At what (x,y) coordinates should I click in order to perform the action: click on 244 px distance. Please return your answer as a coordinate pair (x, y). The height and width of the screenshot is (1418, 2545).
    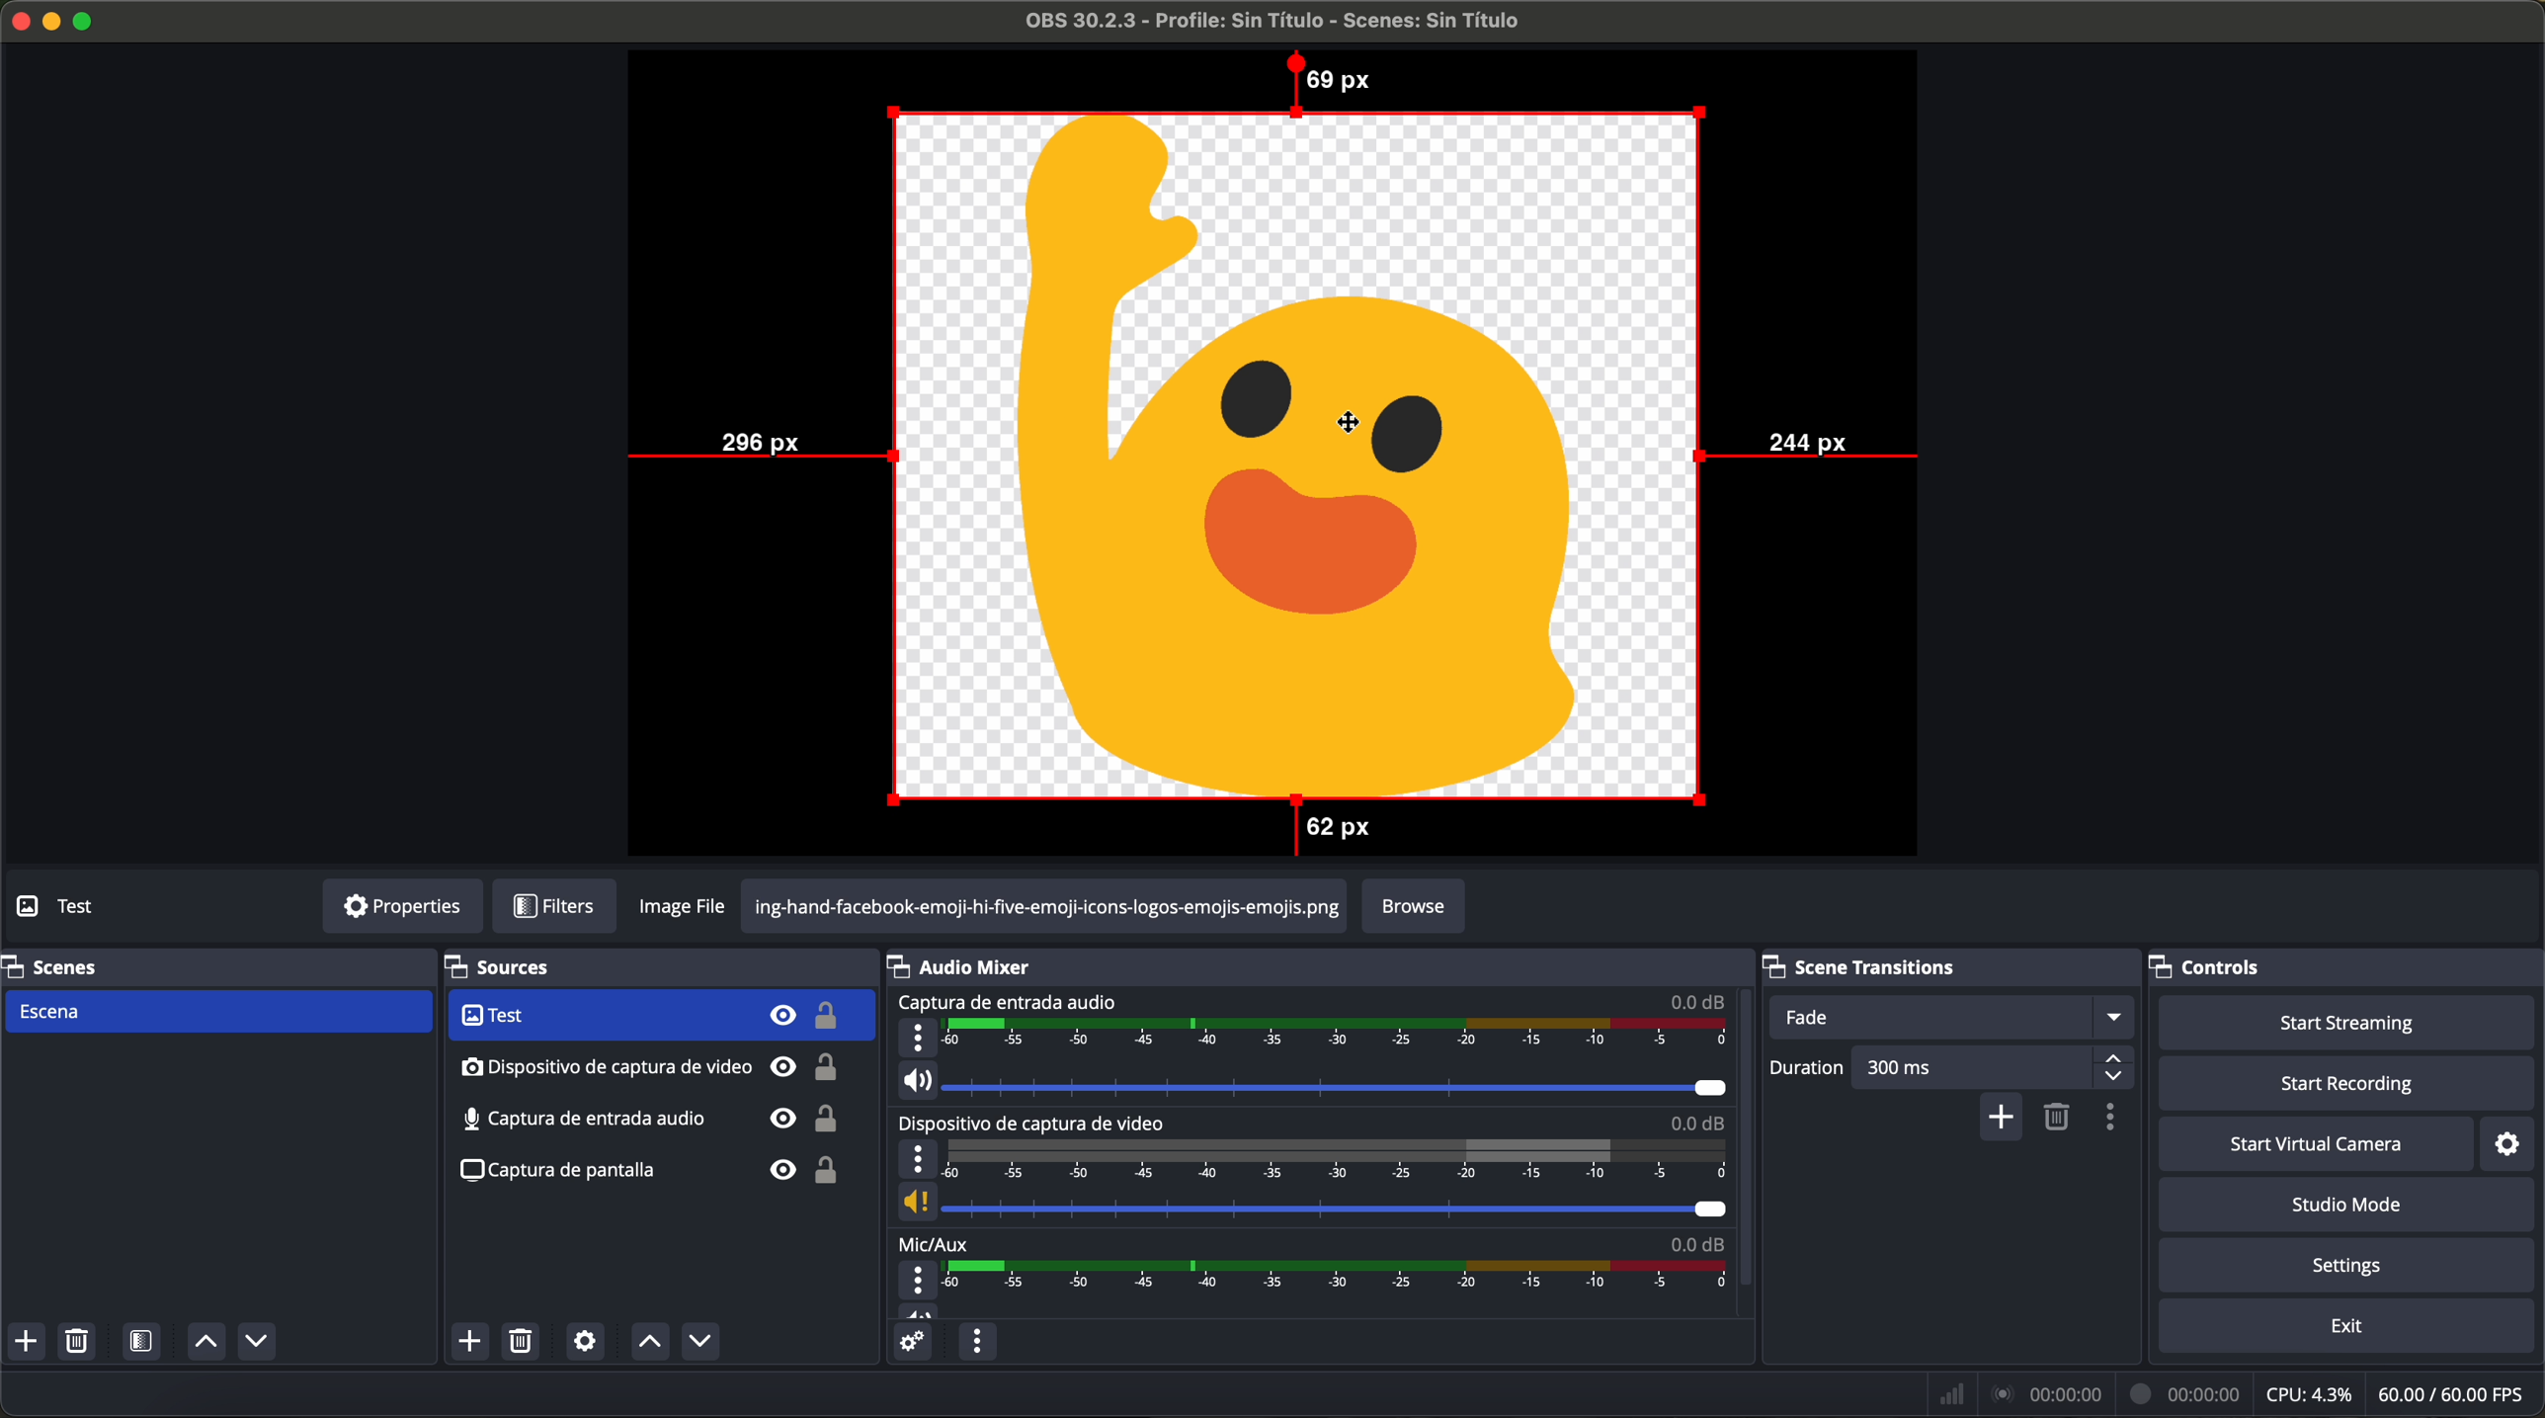
    Looking at the image, I should click on (1813, 452).